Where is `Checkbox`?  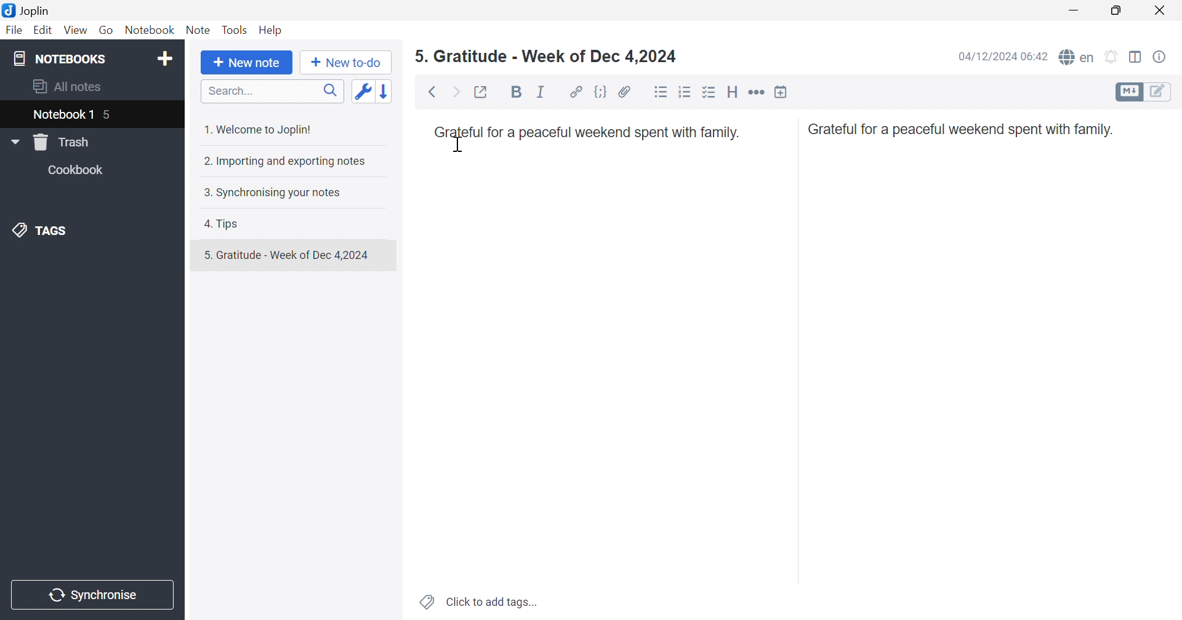
Checkbox is located at coordinates (710, 93).